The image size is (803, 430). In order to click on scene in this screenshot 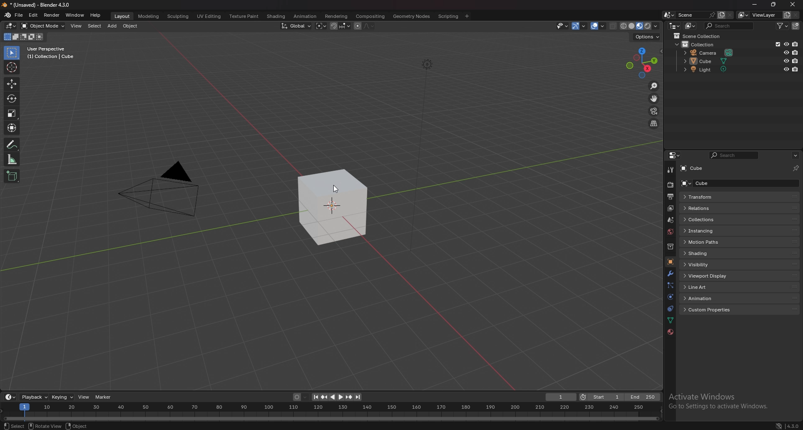, I will do `click(670, 220)`.